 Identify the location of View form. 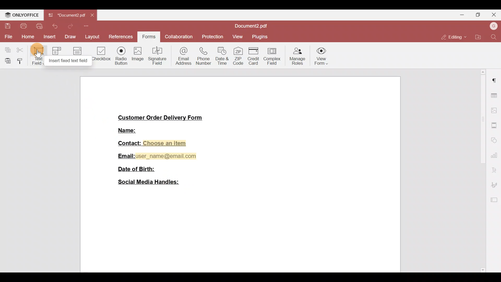
(324, 55).